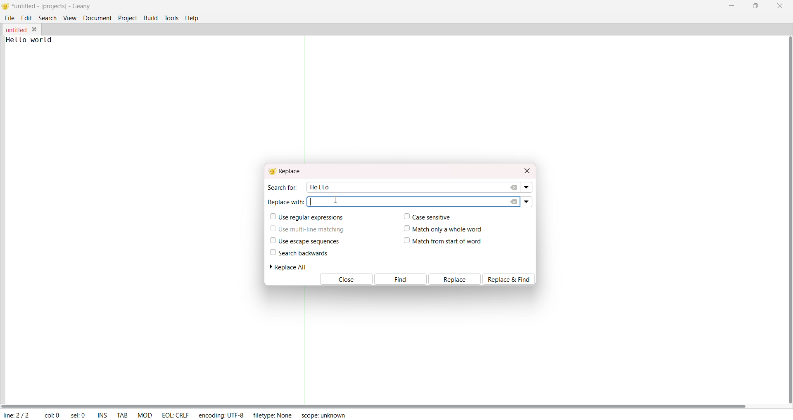 The image size is (793, 420). What do you see at coordinates (312, 202) in the screenshot?
I see `Text cursor` at bounding box center [312, 202].